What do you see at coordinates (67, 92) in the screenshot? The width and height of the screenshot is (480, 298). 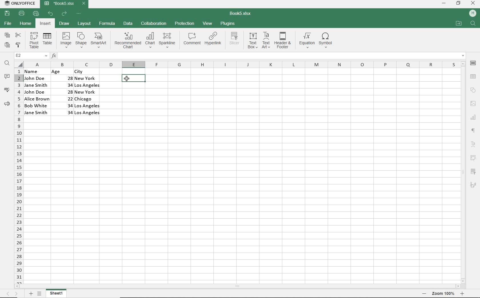 I see `28` at bounding box center [67, 92].